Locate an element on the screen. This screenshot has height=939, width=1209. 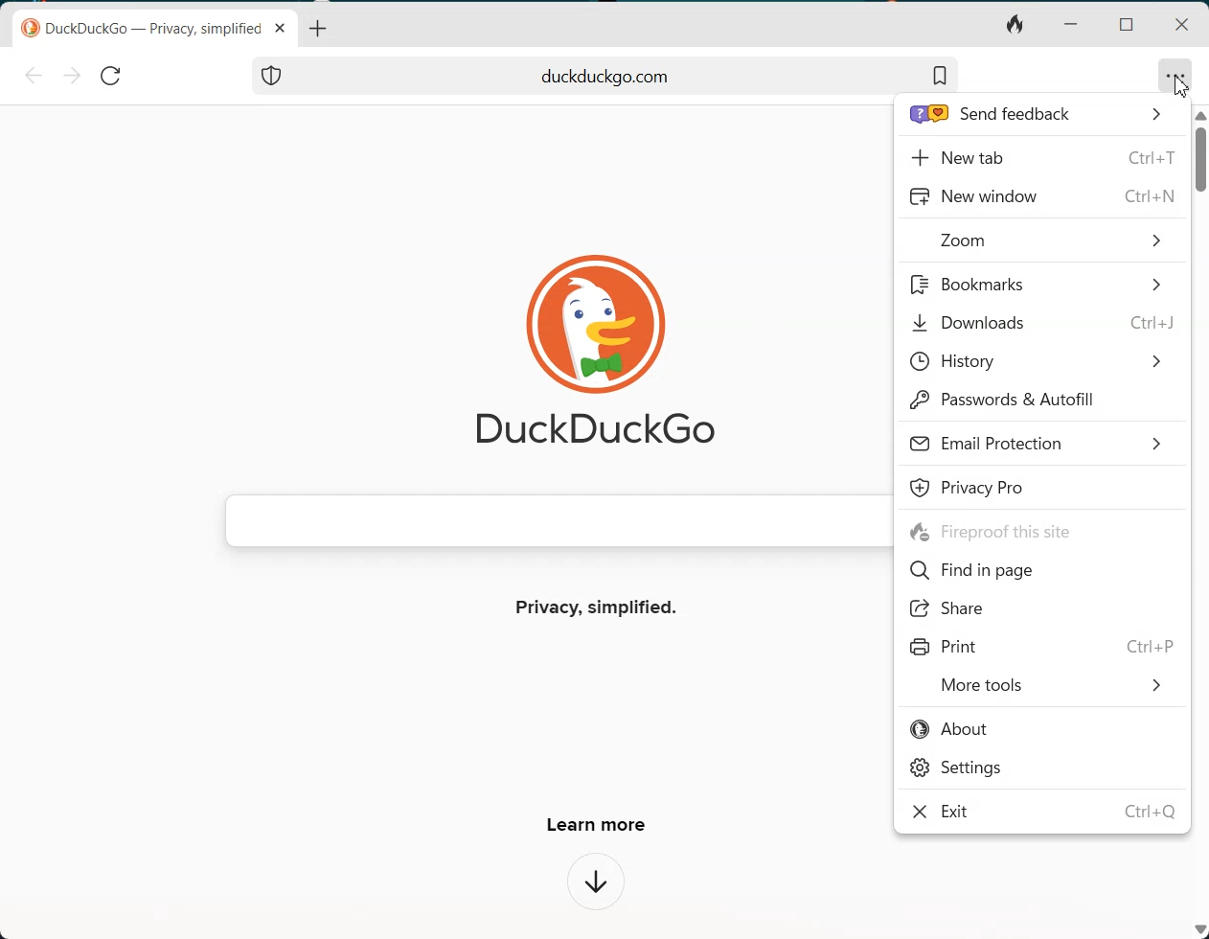
New tab is located at coordinates (1041, 156).